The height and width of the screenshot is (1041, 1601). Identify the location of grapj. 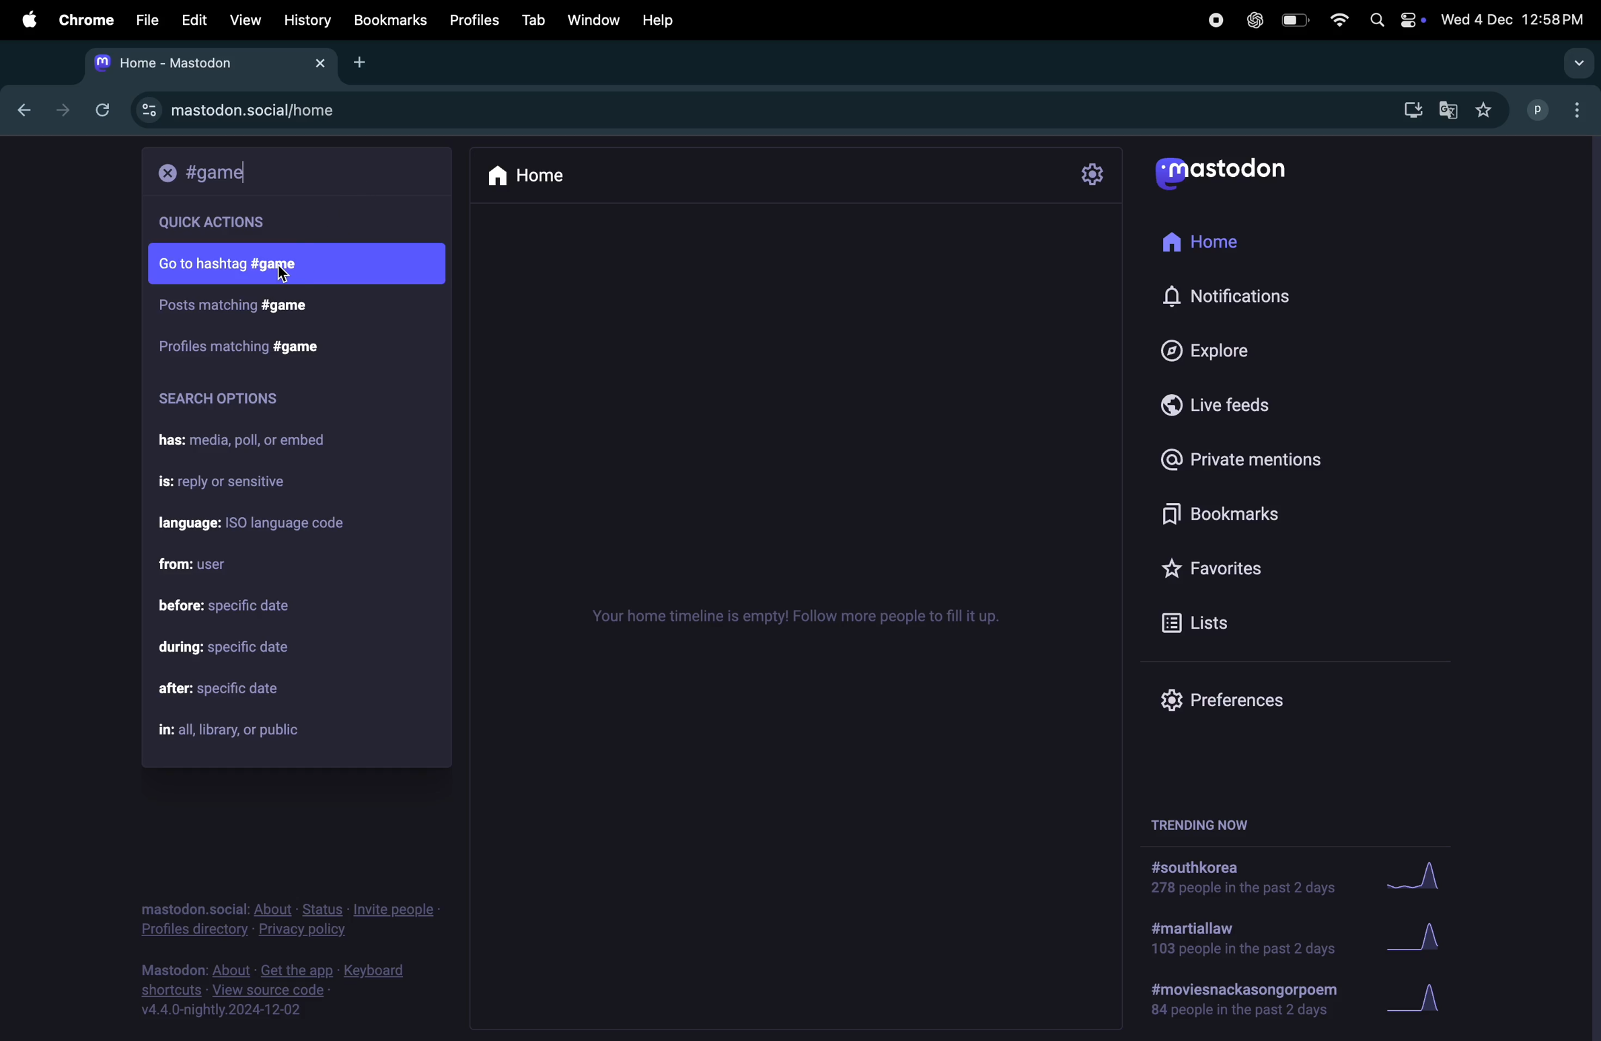
(1423, 1003).